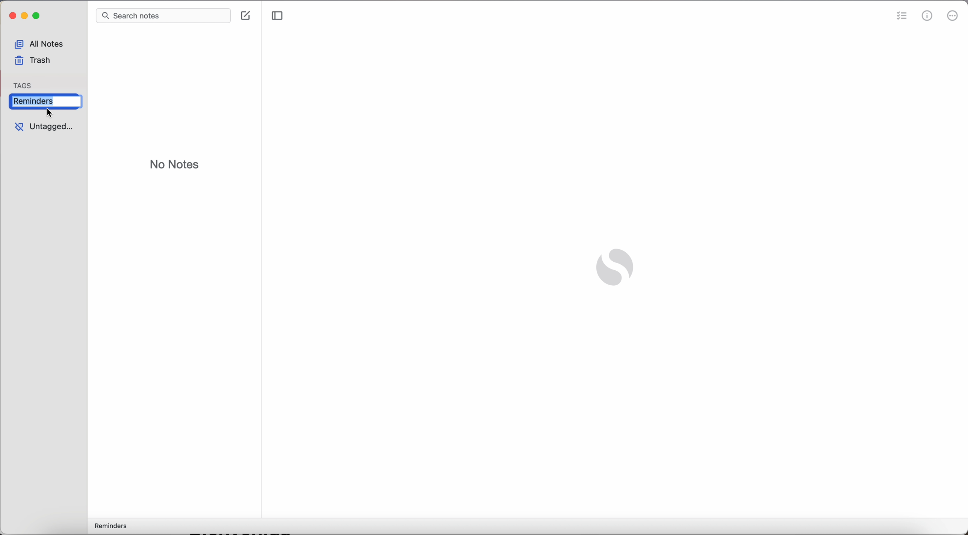  What do you see at coordinates (109, 527) in the screenshot?
I see `reminders tag` at bounding box center [109, 527].